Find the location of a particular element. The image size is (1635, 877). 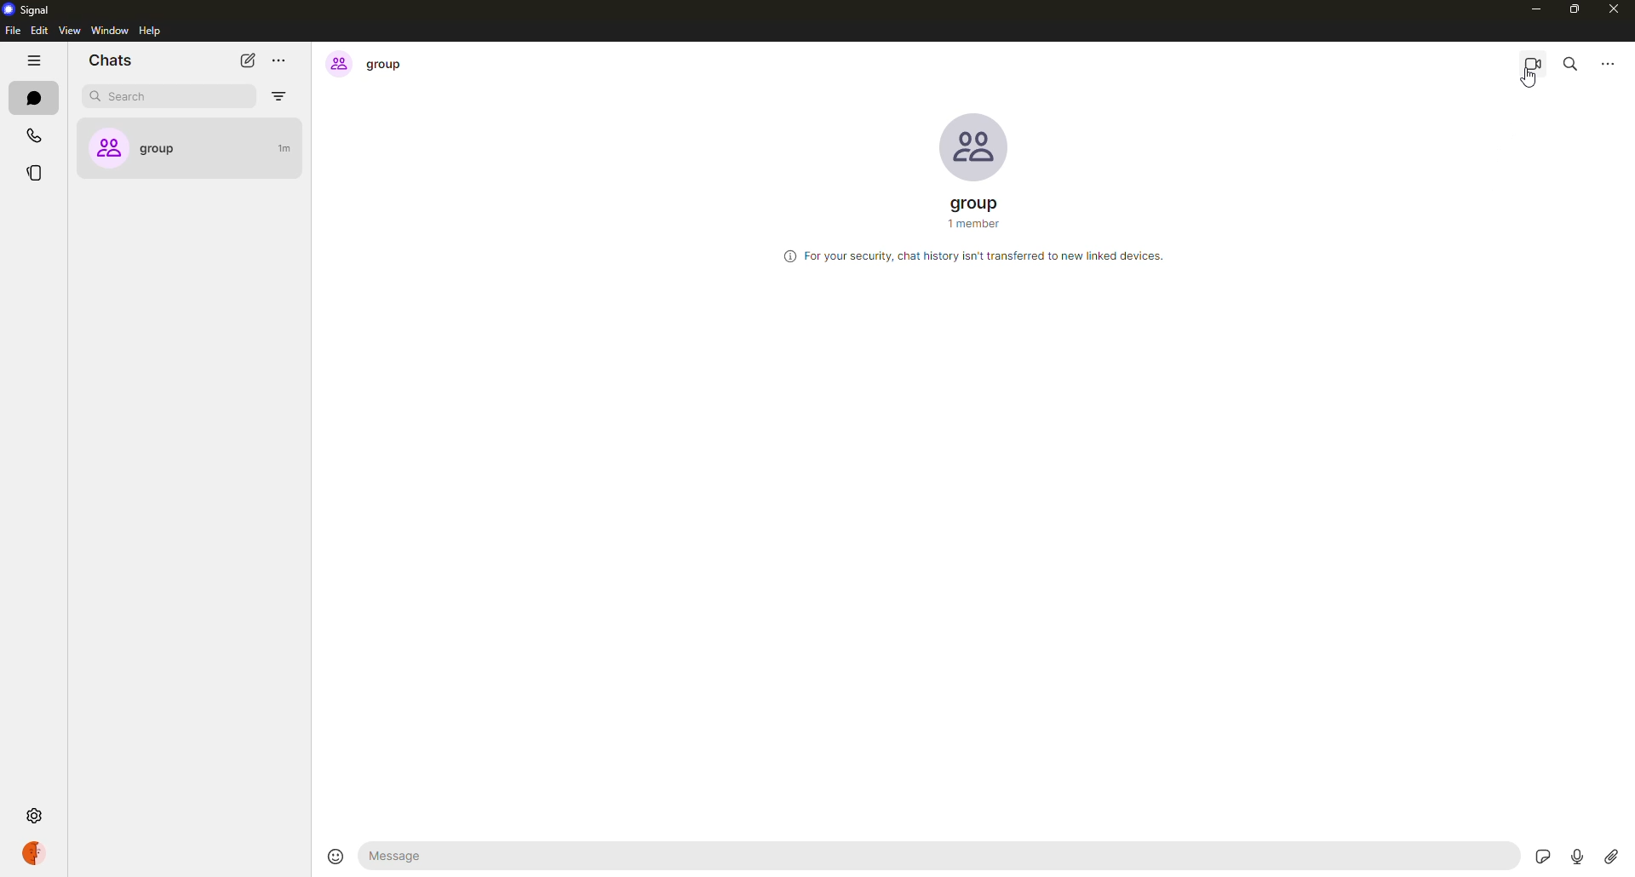

search is located at coordinates (135, 97).